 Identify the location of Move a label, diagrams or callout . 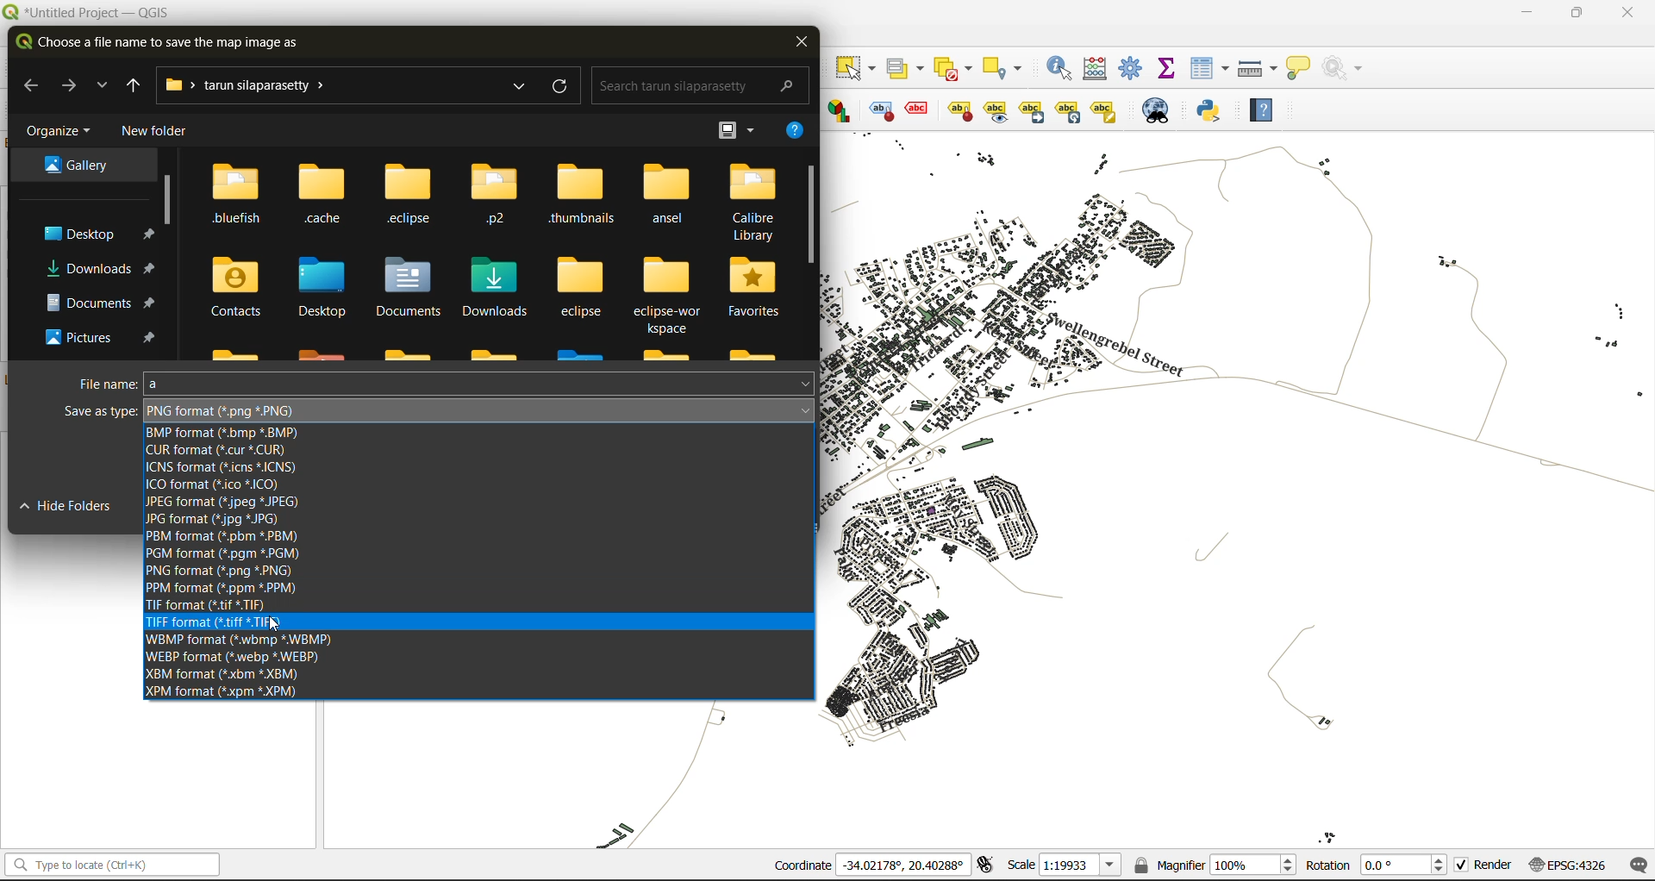
(996, 110).